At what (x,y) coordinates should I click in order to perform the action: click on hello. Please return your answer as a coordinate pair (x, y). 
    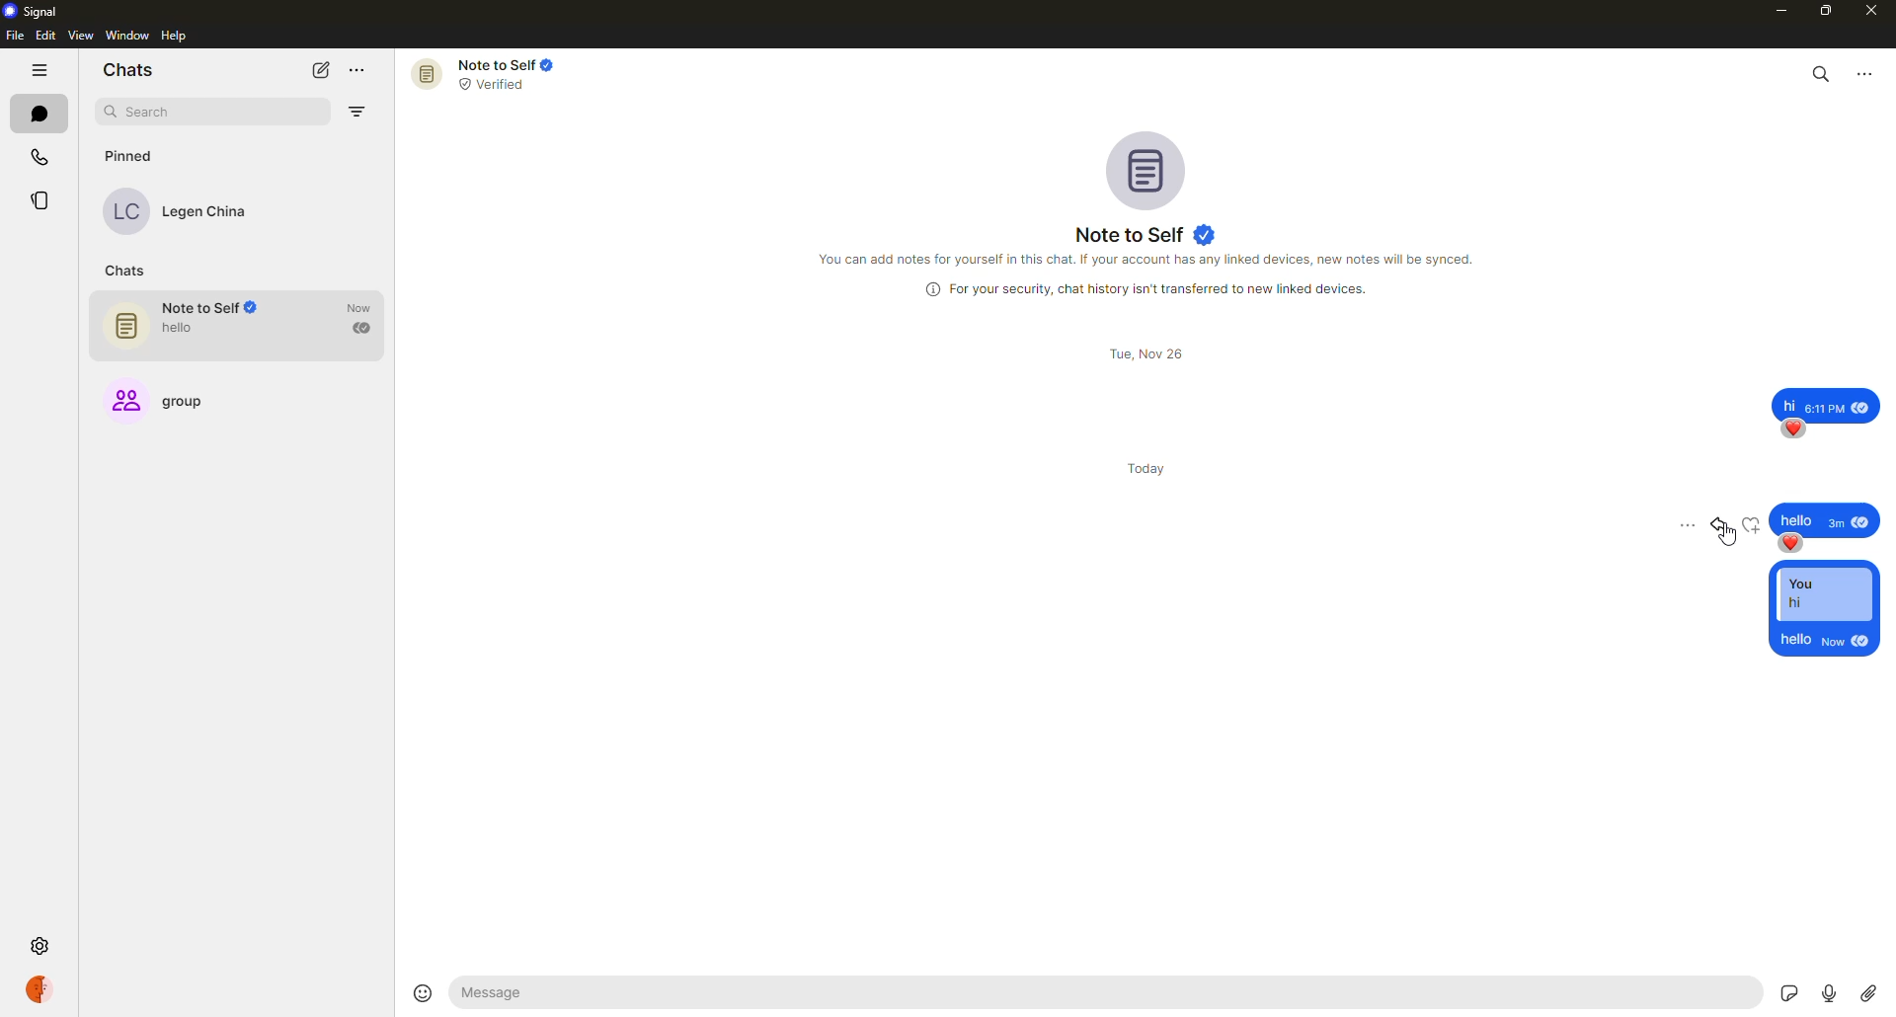
    Looking at the image, I should click on (511, 992).